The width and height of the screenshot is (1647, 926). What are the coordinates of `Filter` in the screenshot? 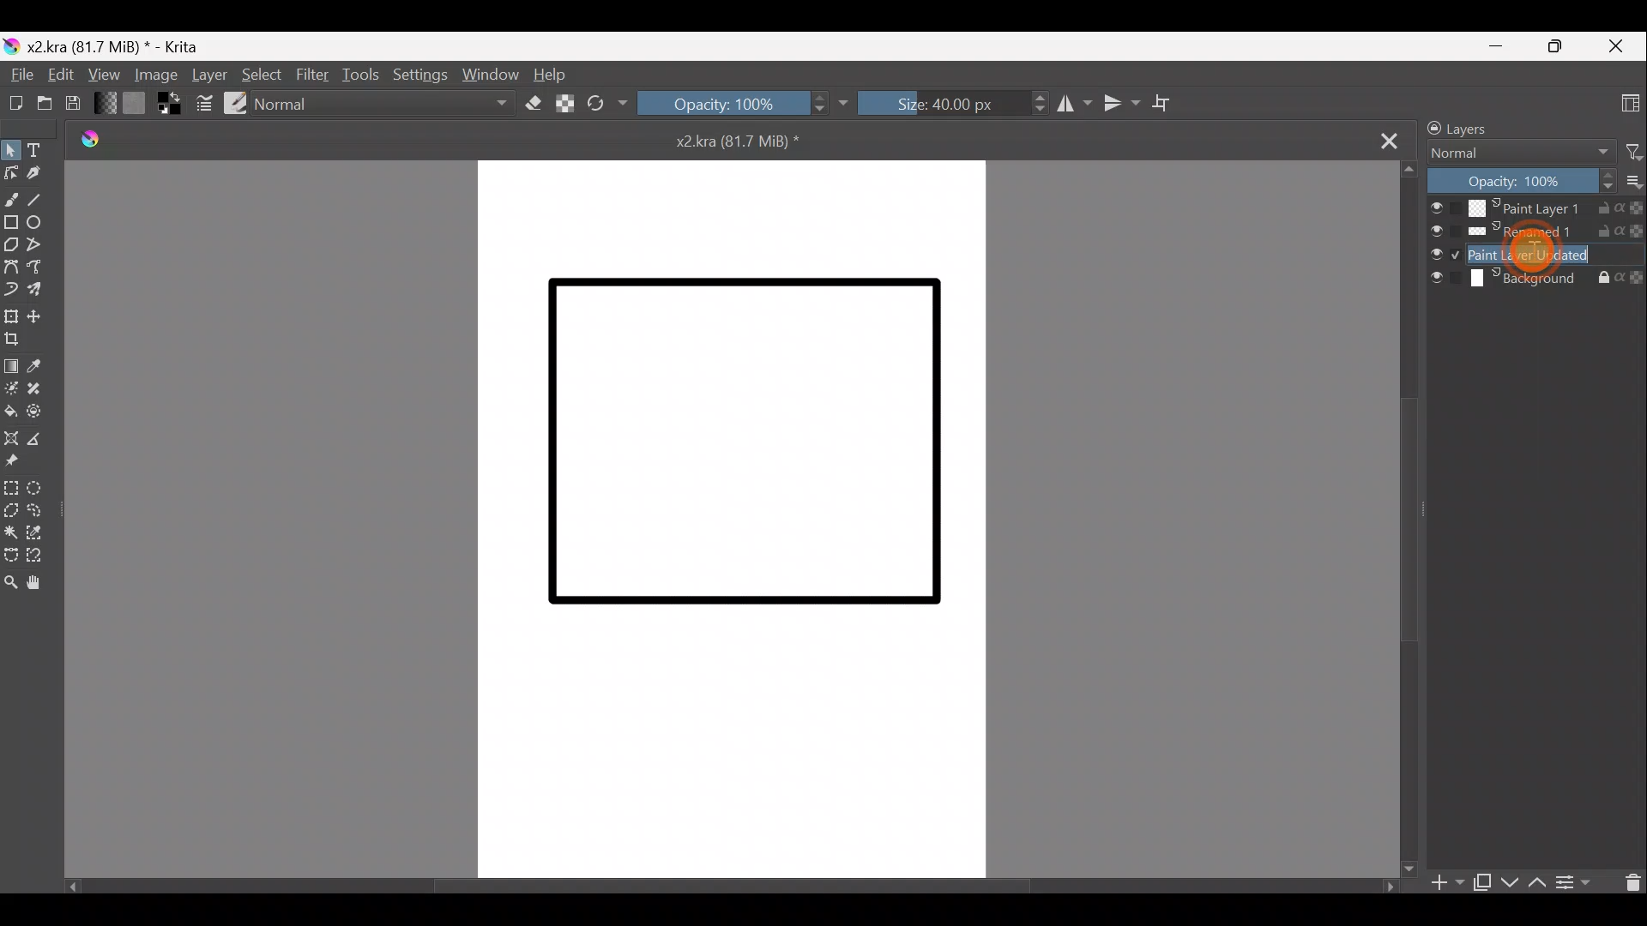 It's located at (313, 76).